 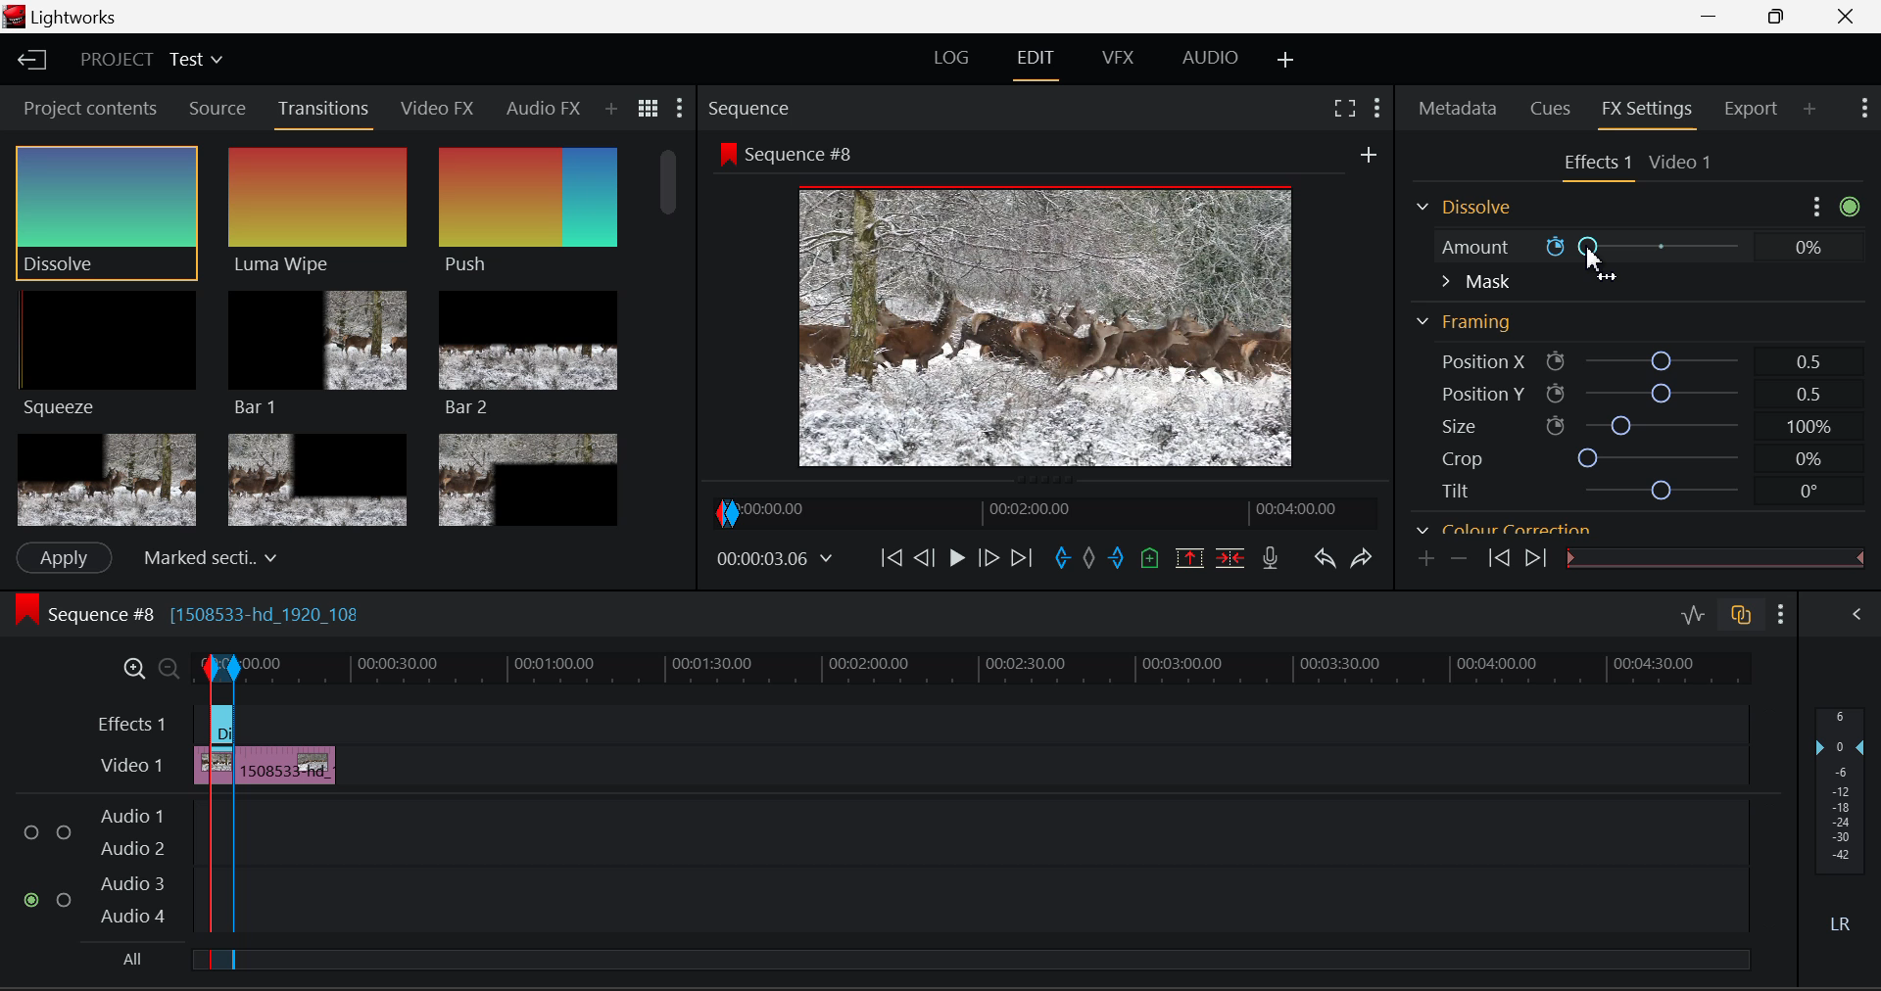 I want to click on Effects 1, so click(x=133, y=723).